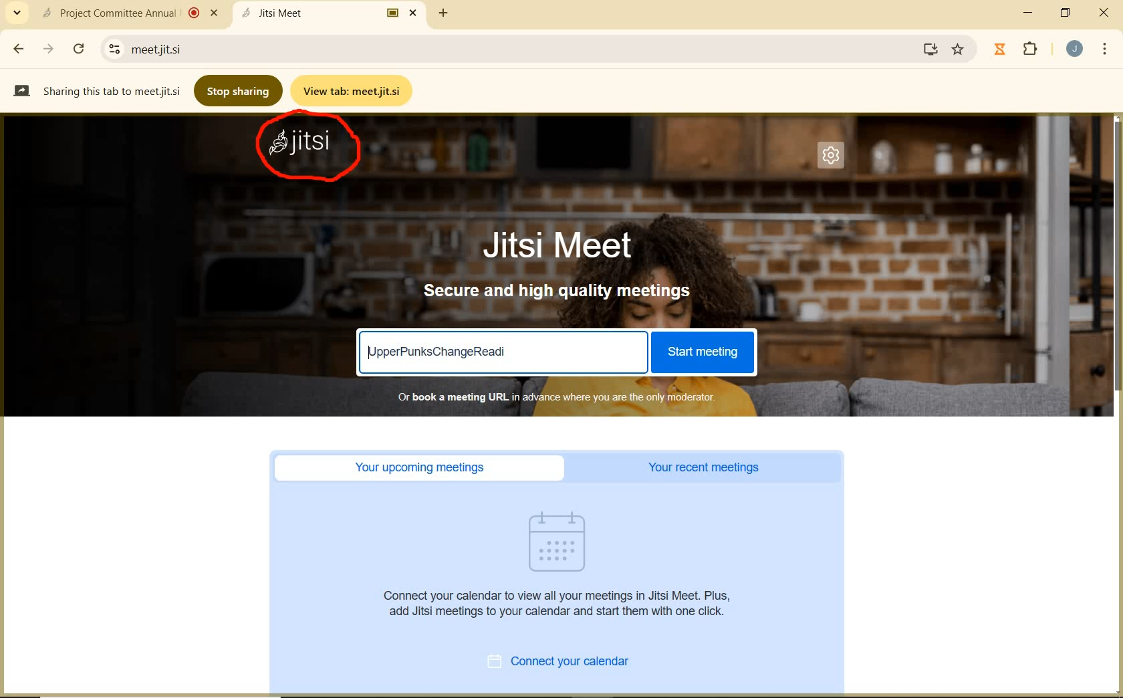  Describe the element at coordinates (112, 49) in the screenshot. I see `settings` at that location.